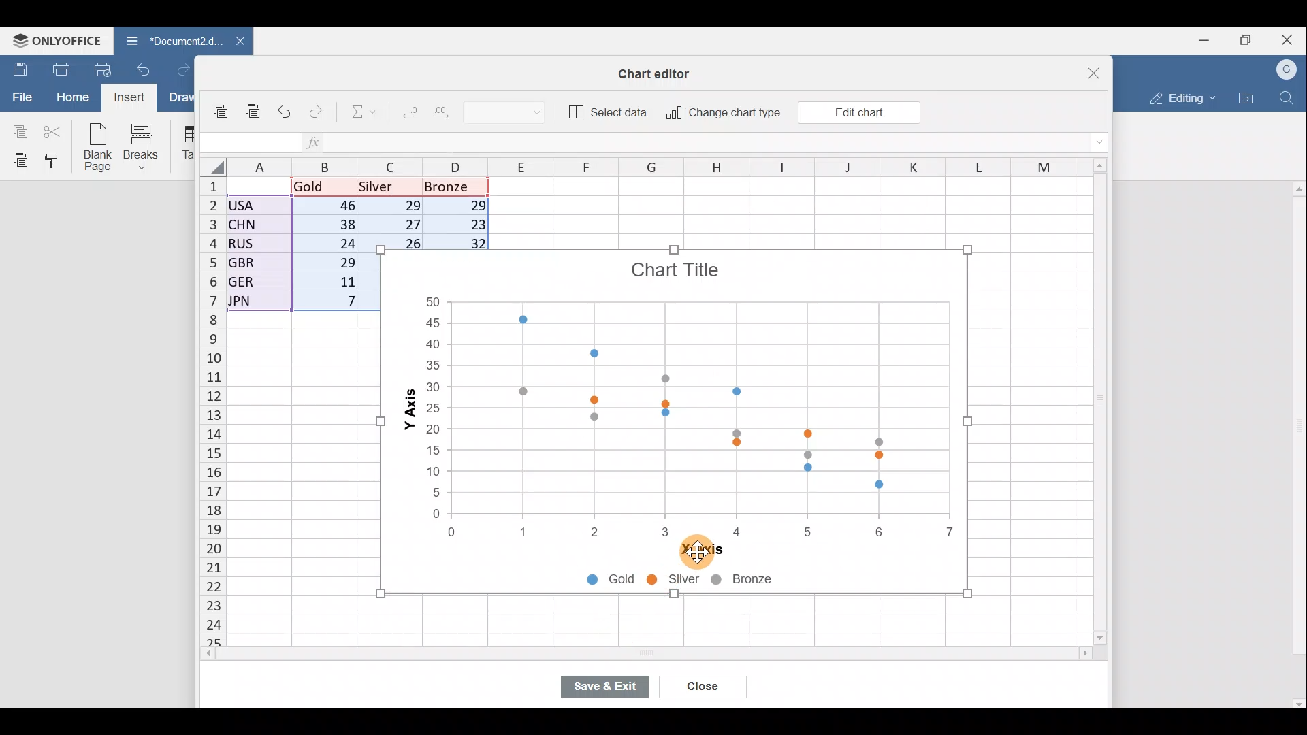 Image resolution: width=1307 pixels, height=735 pixels. Describe the element at coordinates (1095, 403) in the screenshot. I see `Scroll bar` at that location.